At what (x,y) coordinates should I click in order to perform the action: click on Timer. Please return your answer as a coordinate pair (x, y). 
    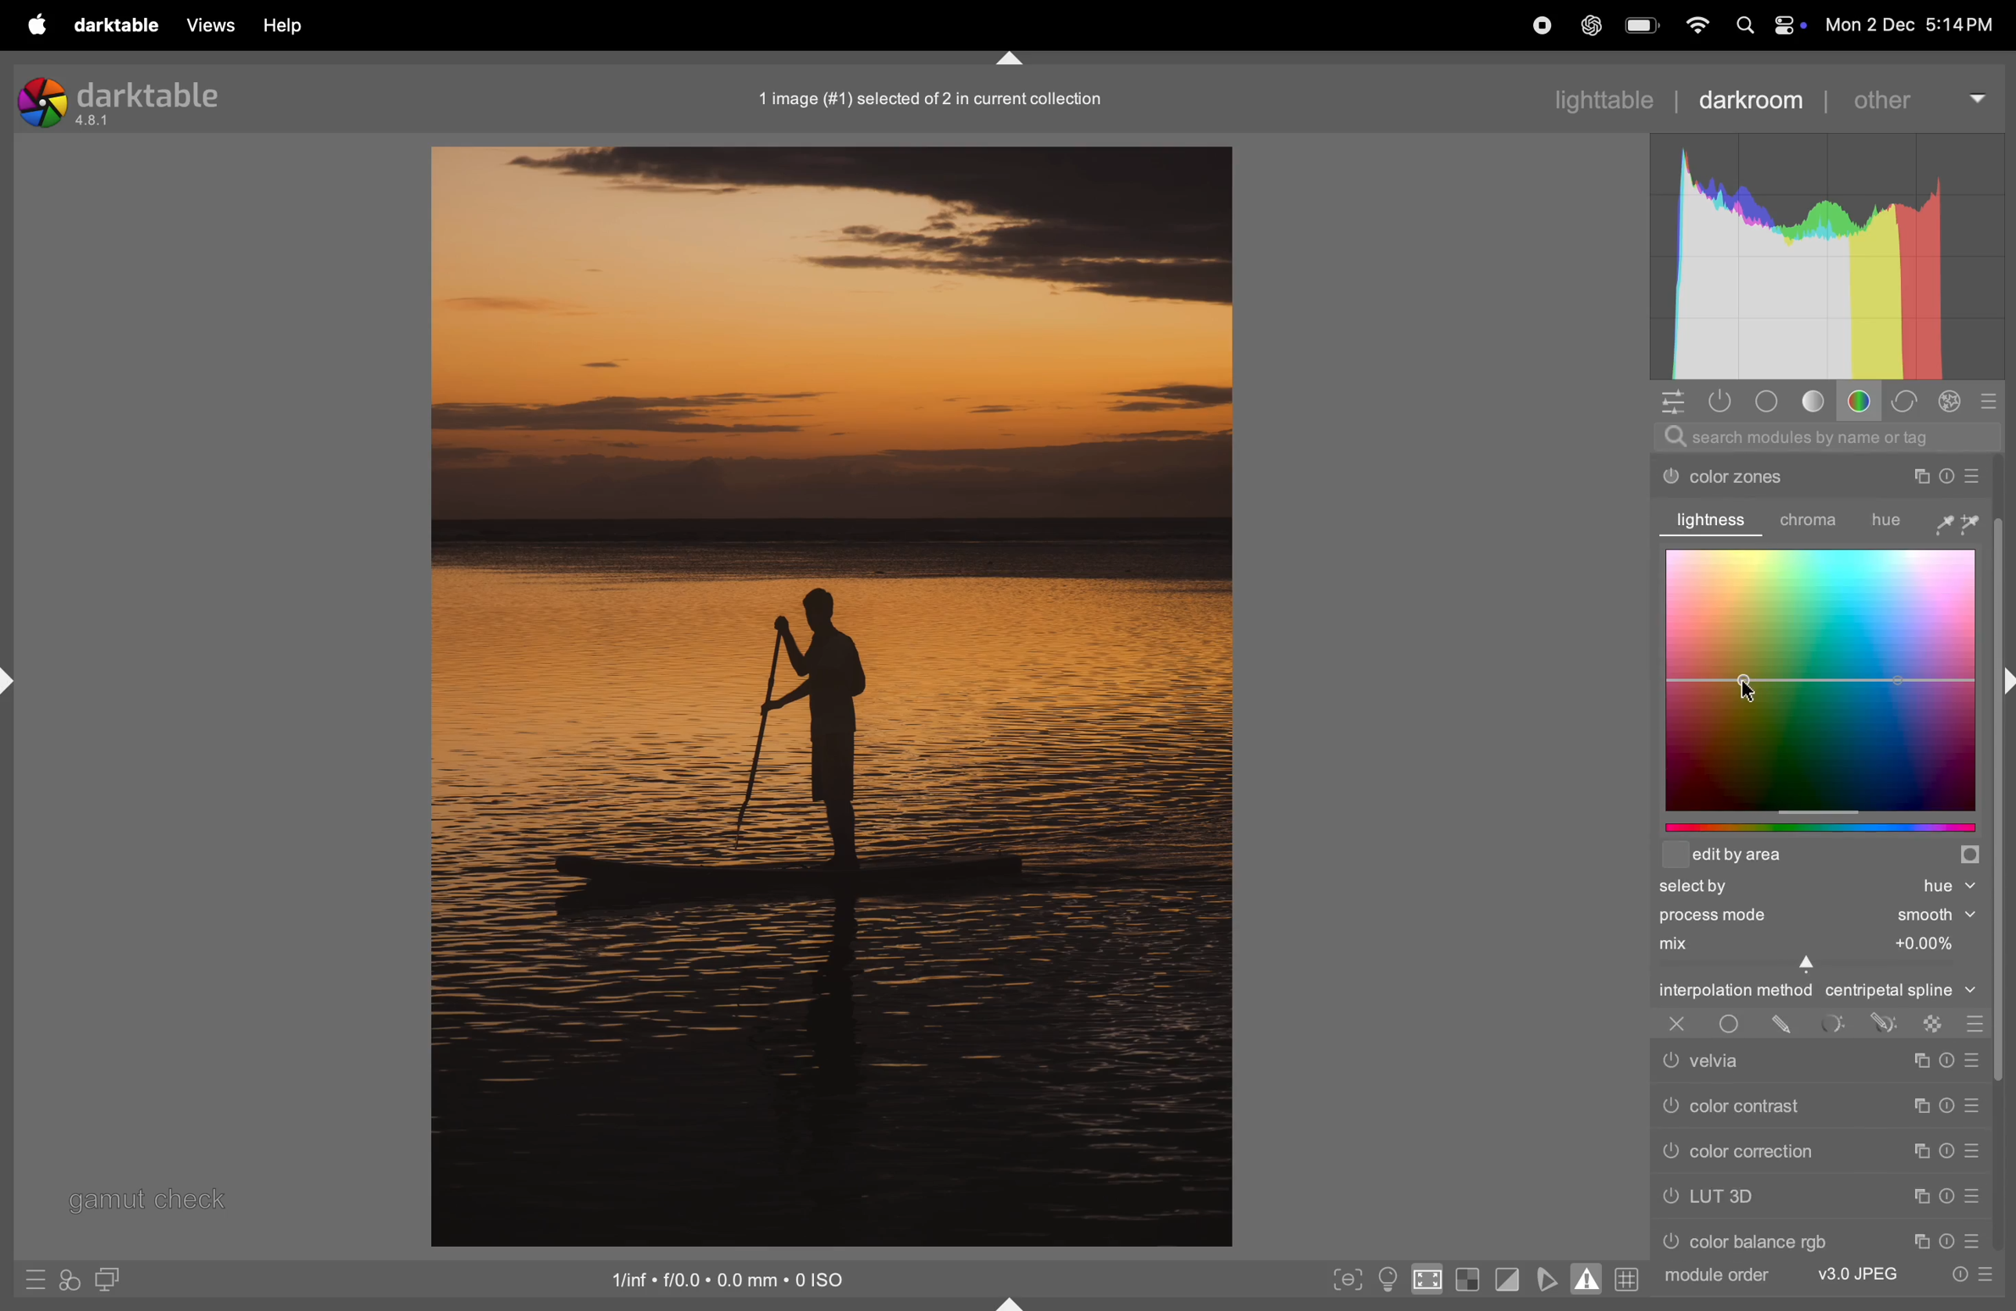
    Looking at the image, I should click on (1947, 1196).